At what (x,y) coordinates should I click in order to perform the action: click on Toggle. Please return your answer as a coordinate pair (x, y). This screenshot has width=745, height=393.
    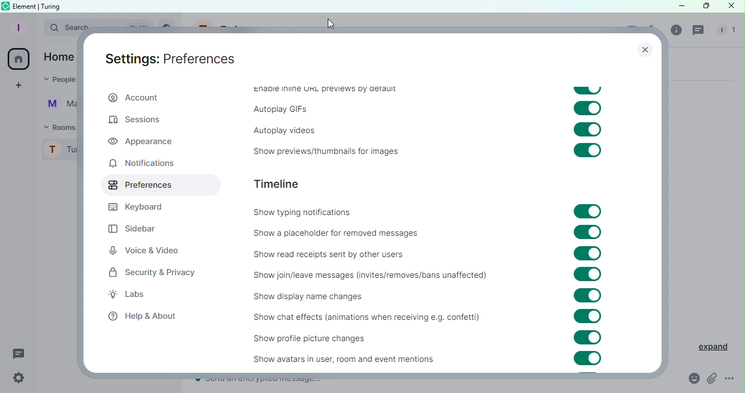
    Looking at the image, I should click on (587, 109).